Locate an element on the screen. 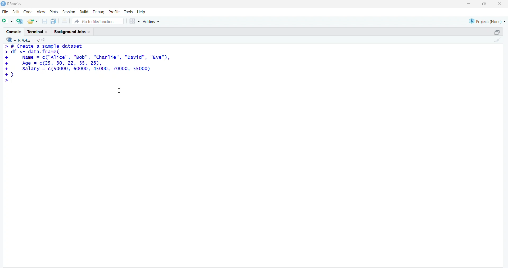  new script is located at coordinates (7, 21).